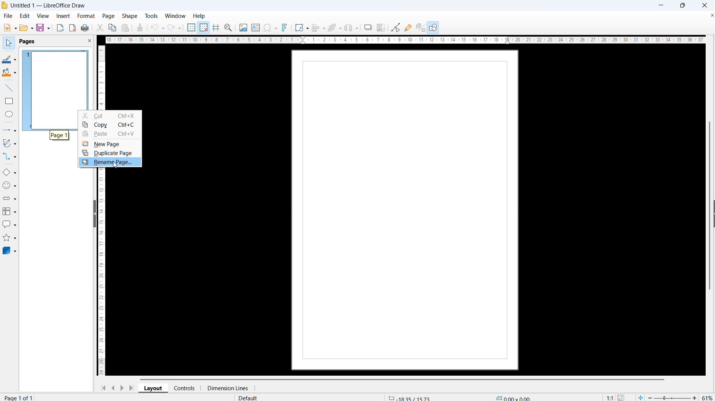 This screenshot has height=401, width=715. What do you see at coordinates (175, 27) in the screenshot?
I see `redo ` at bounding box center [175, 27].